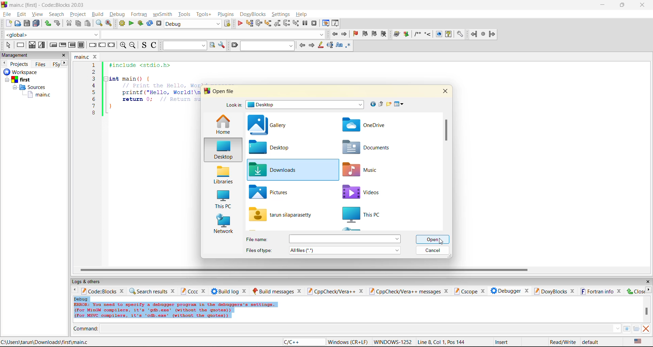 The image size is (653, 347). What do you see at coordinates (72, 45) in the screenshot?
I see `counting loop` at bounding box center [72, 45].